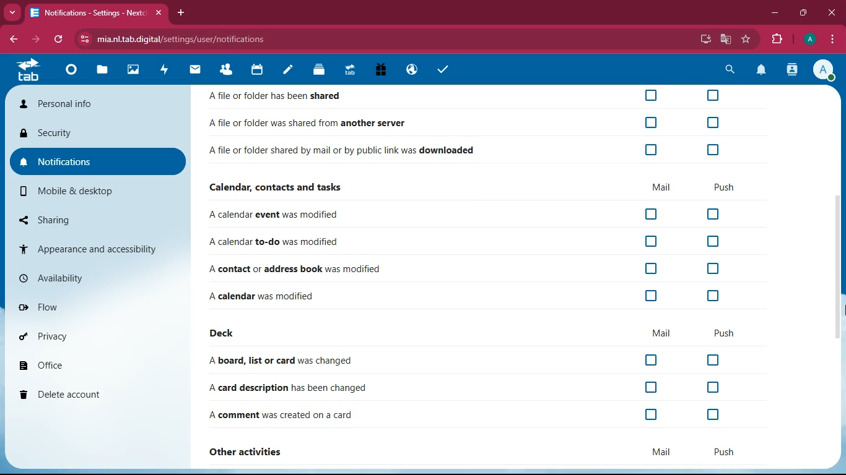 This screenshot has width=846, height=475. What do you see at coordinates (713, 242) in the screenshot?
I see `off` at bounding box center [713, 242].